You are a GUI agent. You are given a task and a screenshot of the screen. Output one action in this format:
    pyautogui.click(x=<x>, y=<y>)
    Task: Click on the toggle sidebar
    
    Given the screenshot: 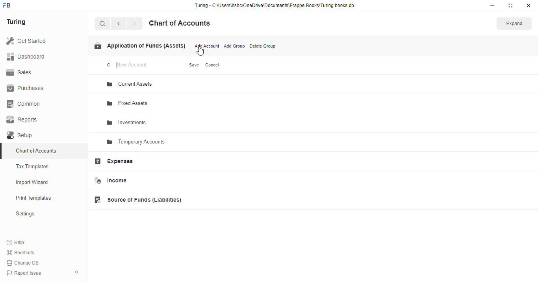 What is the action you would take?
    pyautogui.click(x=77, y=272)
    